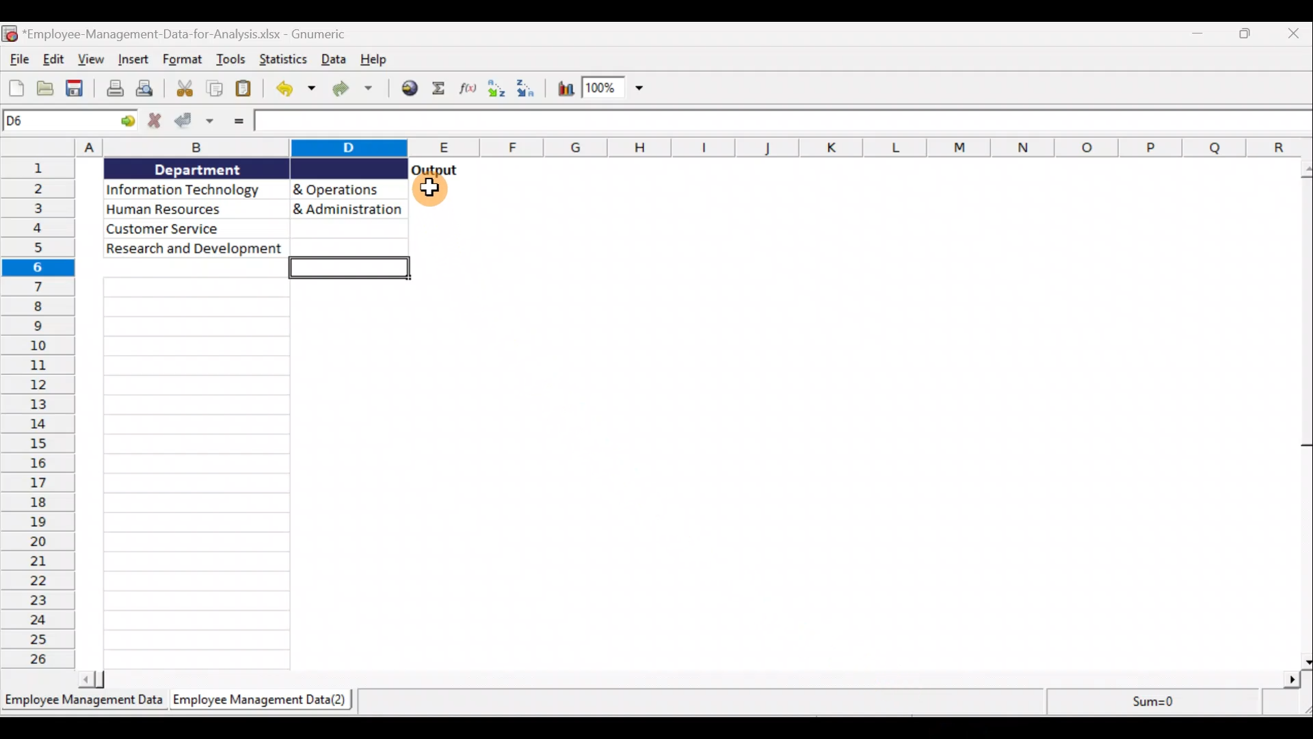 The height and width of the screenshot is (739, 1313). I want to click on scroll bar, so click(1302, 412).